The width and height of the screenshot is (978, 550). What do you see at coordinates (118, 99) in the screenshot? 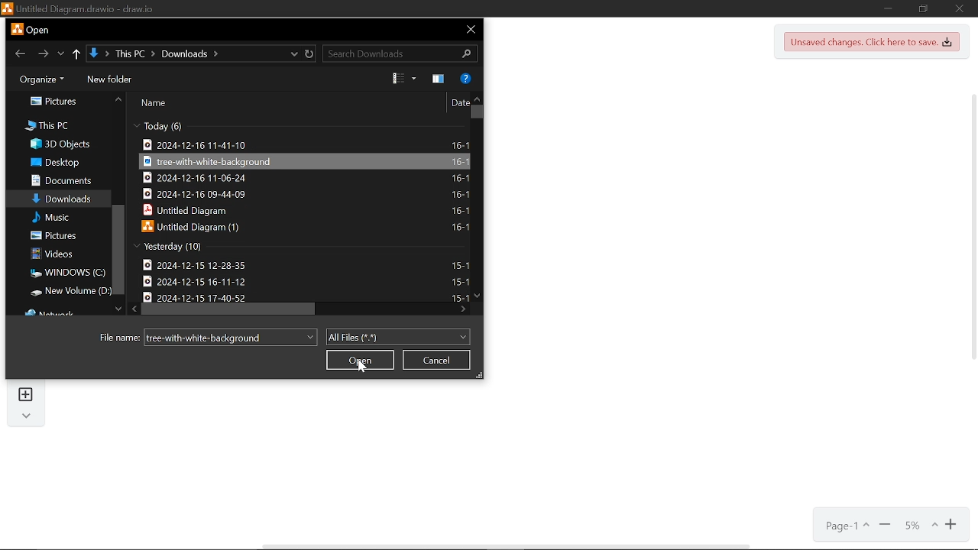
I see `Move up in folders` at bounding box center [118, 99].